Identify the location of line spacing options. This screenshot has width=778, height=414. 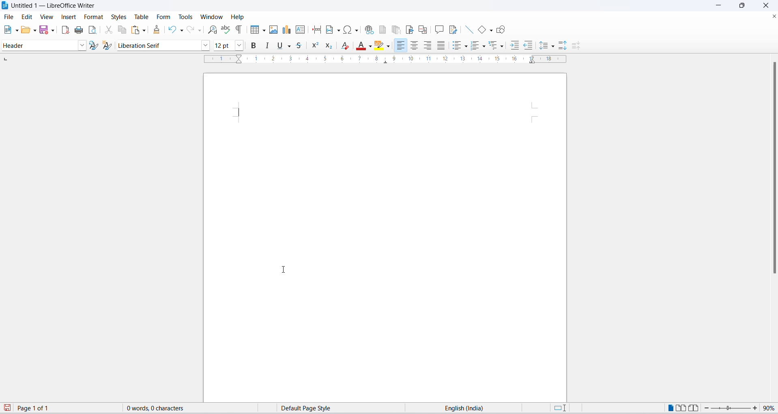
(554, 48).